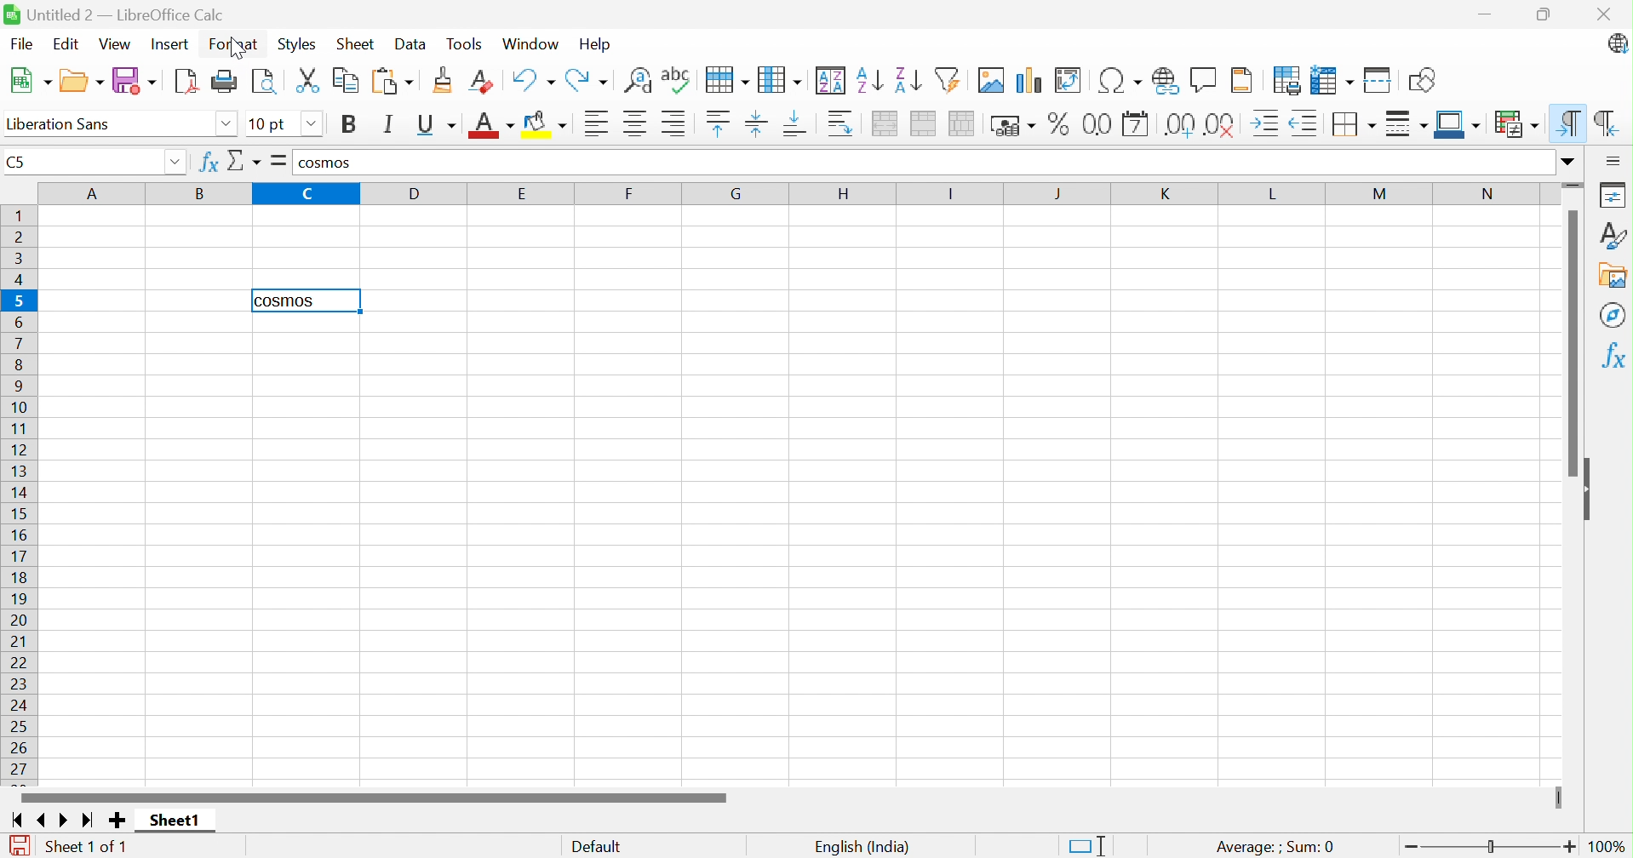 The image size is (1633, 858). I want to click on Headers and footers, so click(1243, 80).